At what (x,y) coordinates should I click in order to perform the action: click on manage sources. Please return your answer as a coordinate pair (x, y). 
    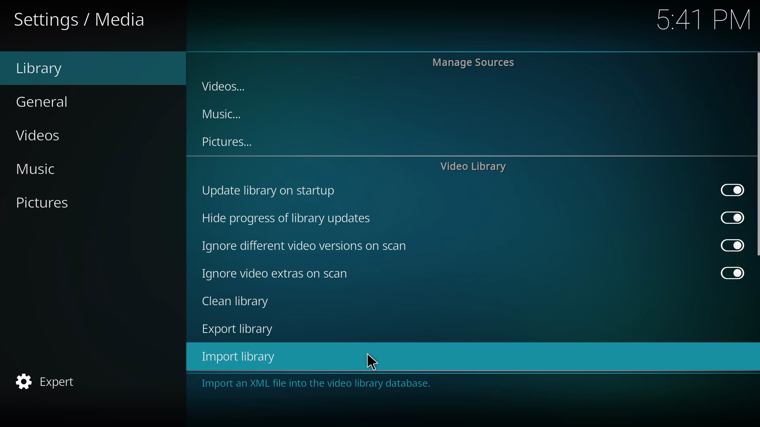
    Looking at the image, I should click on (474, 62).